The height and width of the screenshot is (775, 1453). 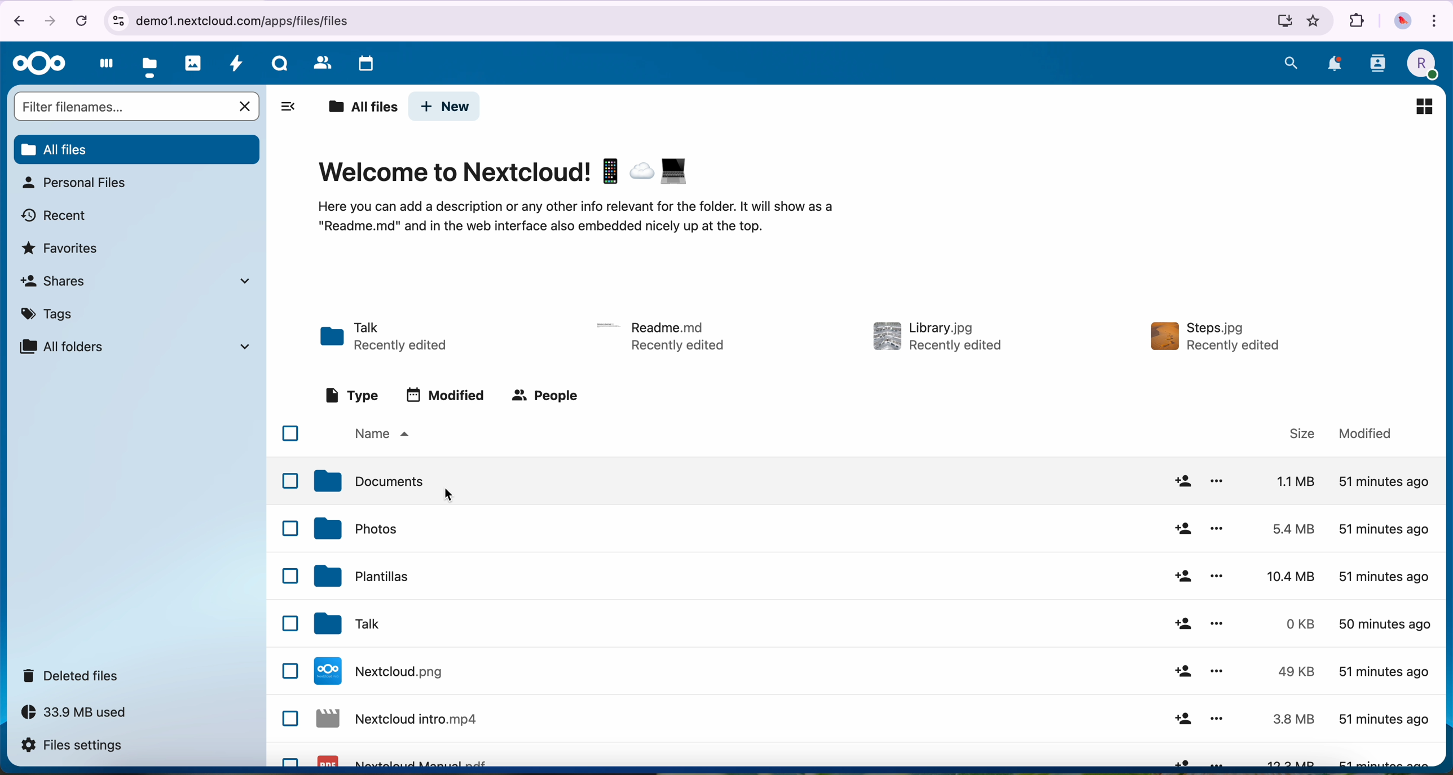 I want to click on library.jpg - recently edited, so click(x=945, y=336).